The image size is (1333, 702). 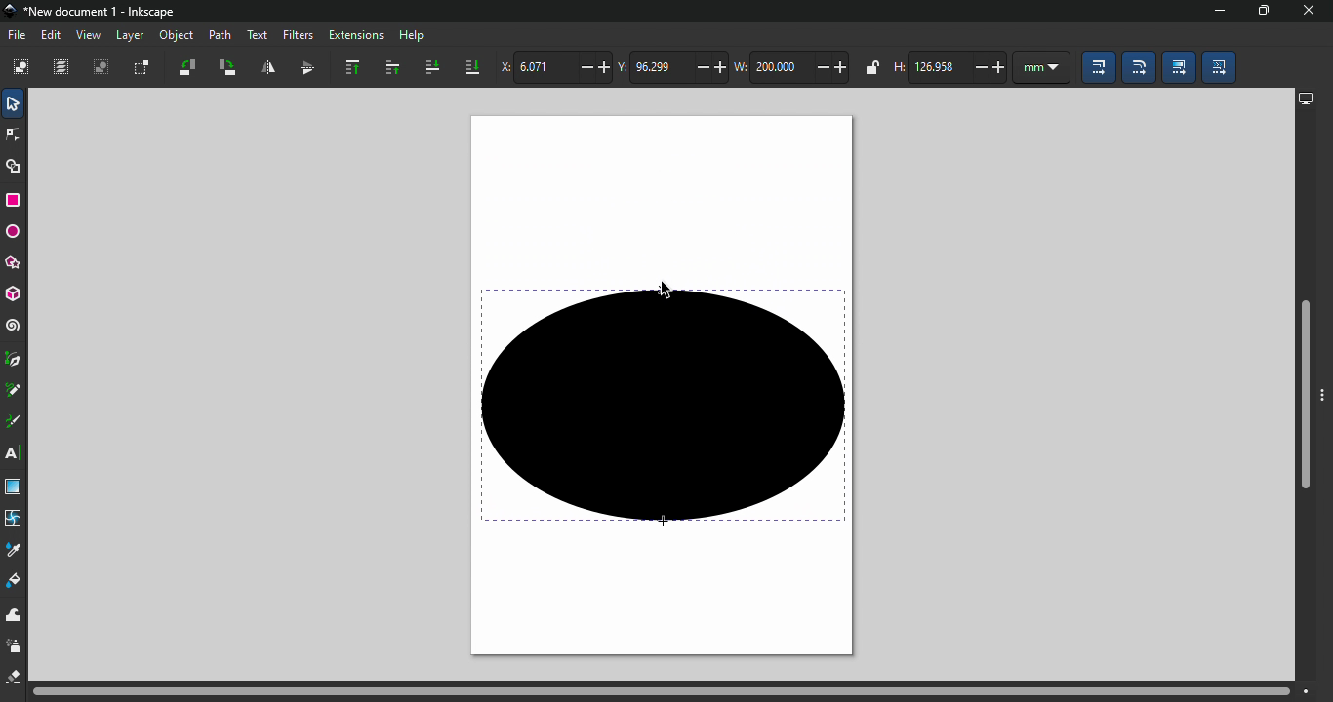 I want to click on Object rotate 90 clockwise, so click(x=230, y=70).